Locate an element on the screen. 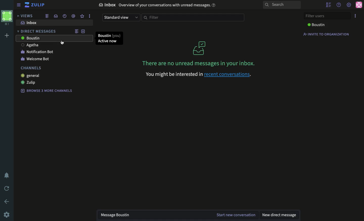 The height and width of the screenshot is (221, 364). channels is located at coordinates (31, 68).